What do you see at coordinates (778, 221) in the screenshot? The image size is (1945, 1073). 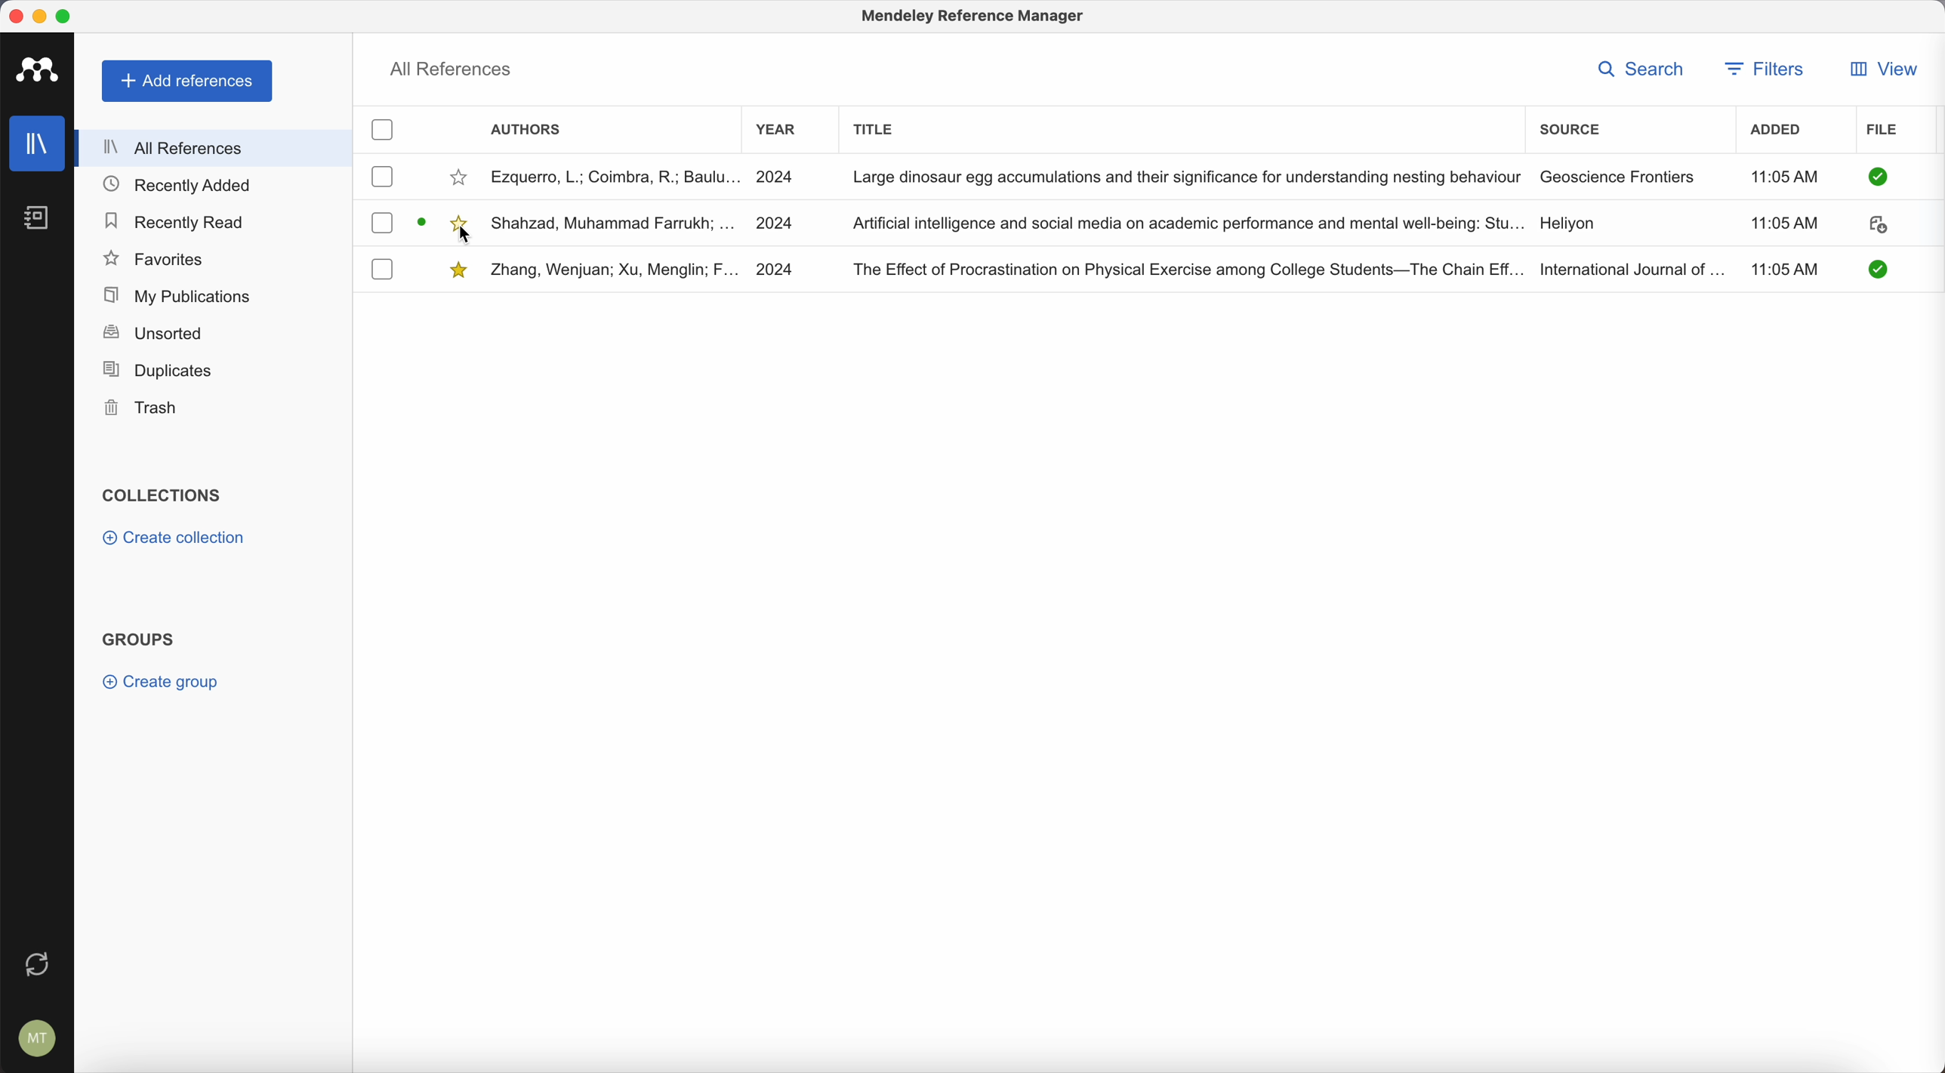 I see `2024` at bounding box center [778, 221].